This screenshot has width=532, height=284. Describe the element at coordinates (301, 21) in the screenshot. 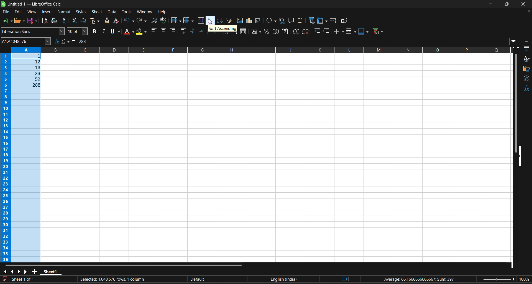

I see `headers and footers` at that location.